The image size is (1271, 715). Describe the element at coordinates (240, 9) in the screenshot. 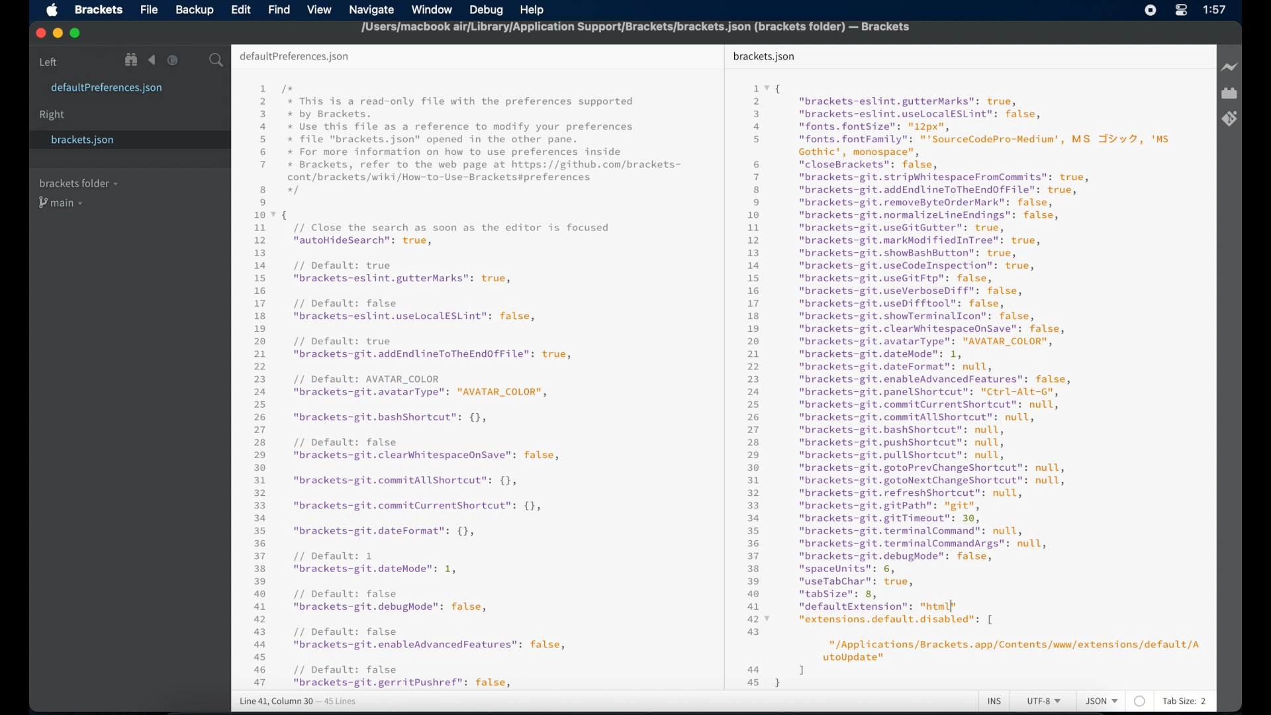

I see `edit` at that location.